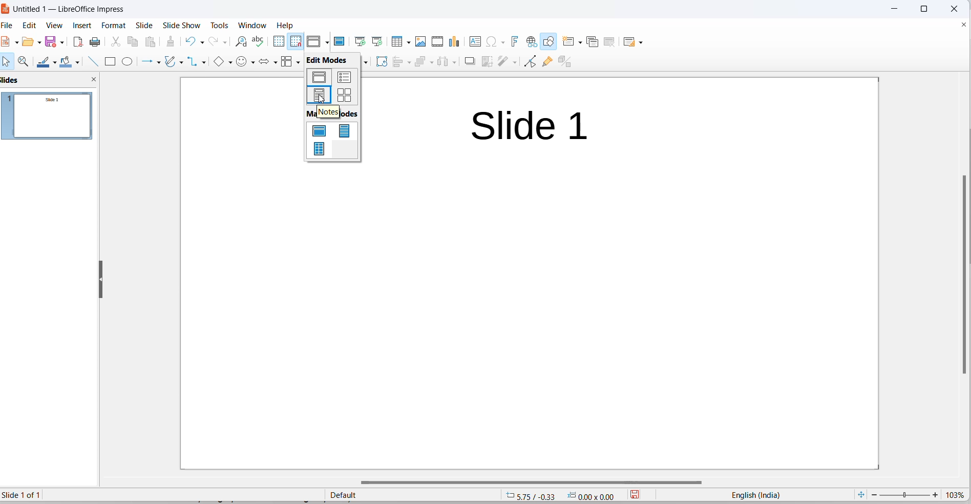 The image size is (971, 504). Describe the element at coordinates (438, 41) in the screenshot. I see `insert audio and video` at that location.